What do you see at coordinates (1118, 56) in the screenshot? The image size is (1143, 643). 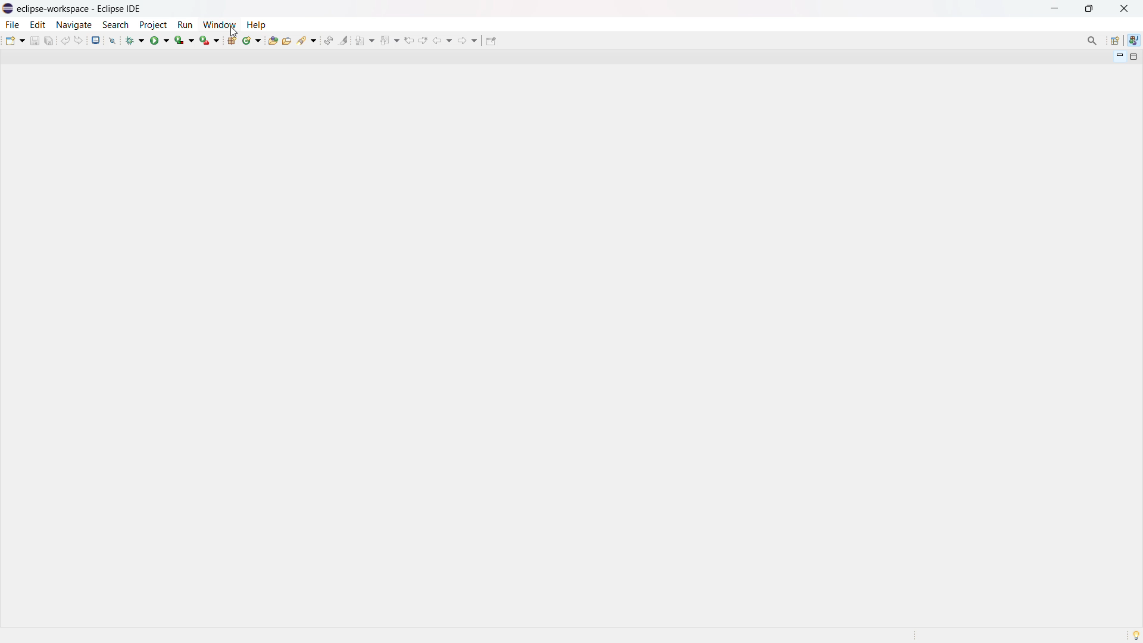 I see `minimize view` at bounding box center [1118, 56].